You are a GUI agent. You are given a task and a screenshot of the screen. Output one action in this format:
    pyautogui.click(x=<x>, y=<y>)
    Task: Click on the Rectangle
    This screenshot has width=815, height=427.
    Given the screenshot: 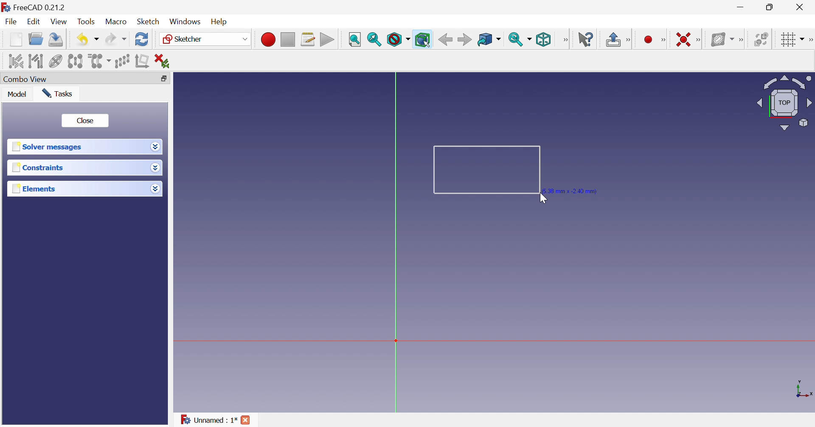 What is the action you would take?
    pyautogui.click(x=487, y=169)
    